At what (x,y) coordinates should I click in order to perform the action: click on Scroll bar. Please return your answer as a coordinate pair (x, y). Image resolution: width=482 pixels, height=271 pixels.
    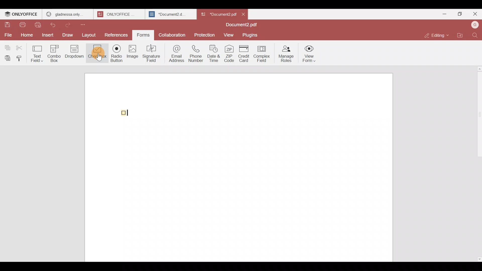
    Looking at the image, I should click on (478, 163).